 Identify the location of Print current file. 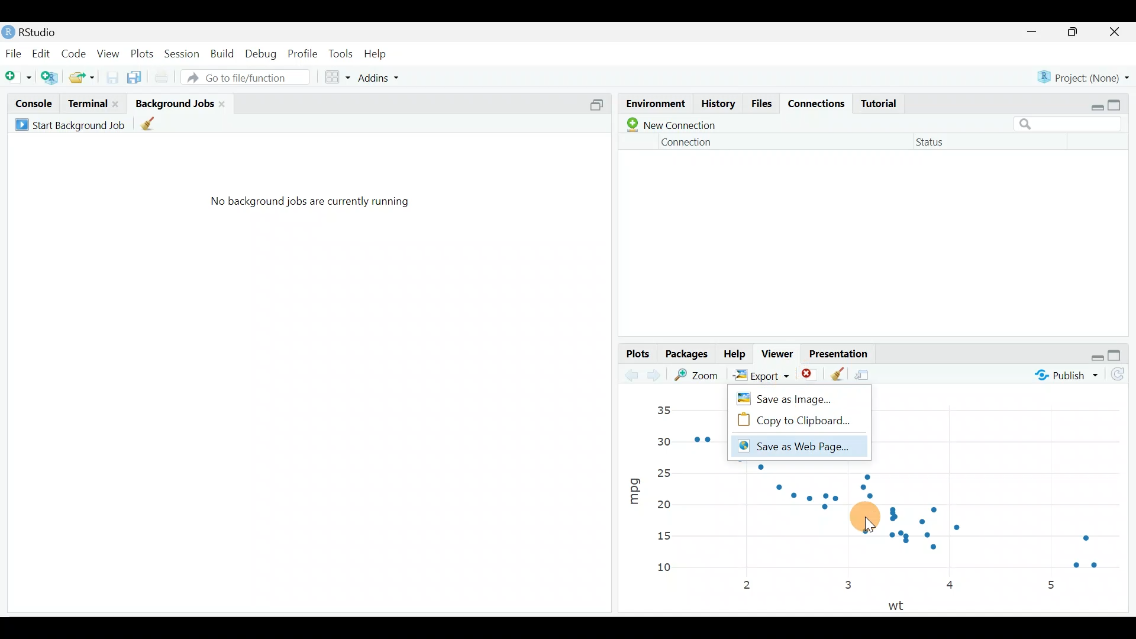
(160, 75).